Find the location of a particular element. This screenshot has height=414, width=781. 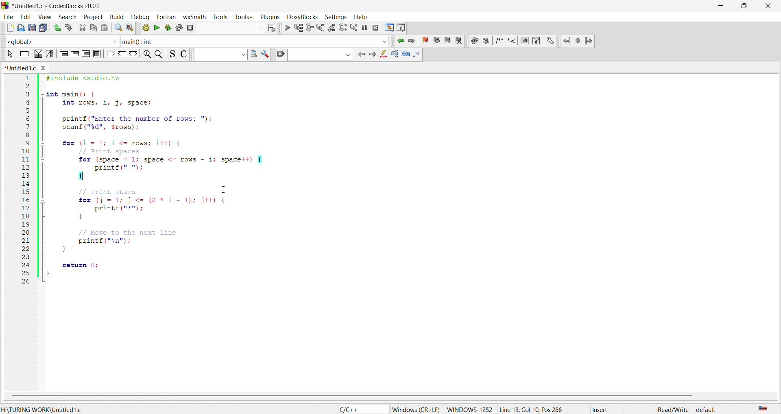

selected text is located at coordinates (394, 54).